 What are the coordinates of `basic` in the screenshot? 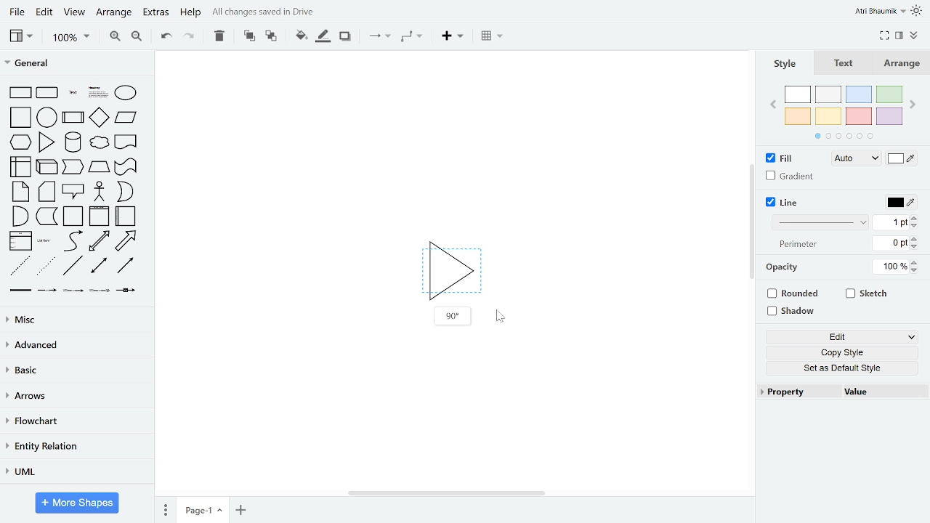 It's located at (75, 371).